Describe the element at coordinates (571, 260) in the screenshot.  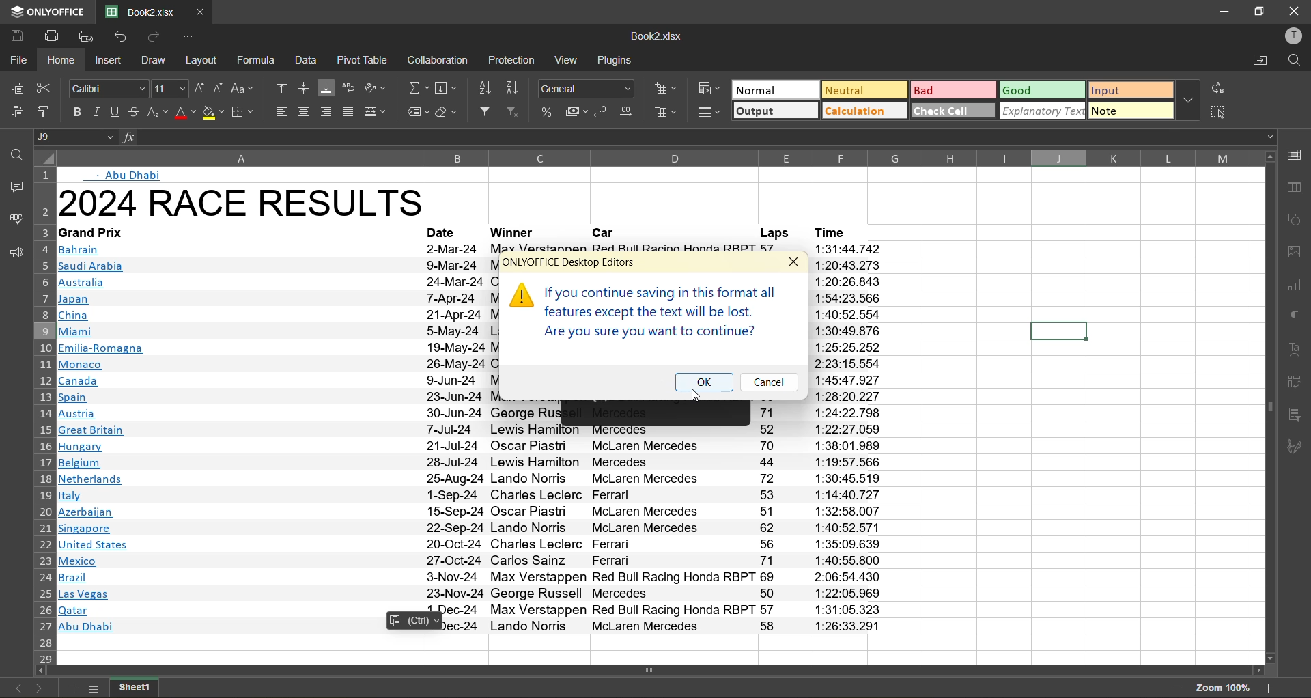
I see `onlyoffice desktop editors` at that location.